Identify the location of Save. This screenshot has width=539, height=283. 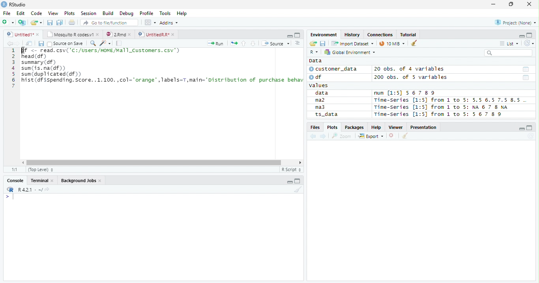
(41, 43).